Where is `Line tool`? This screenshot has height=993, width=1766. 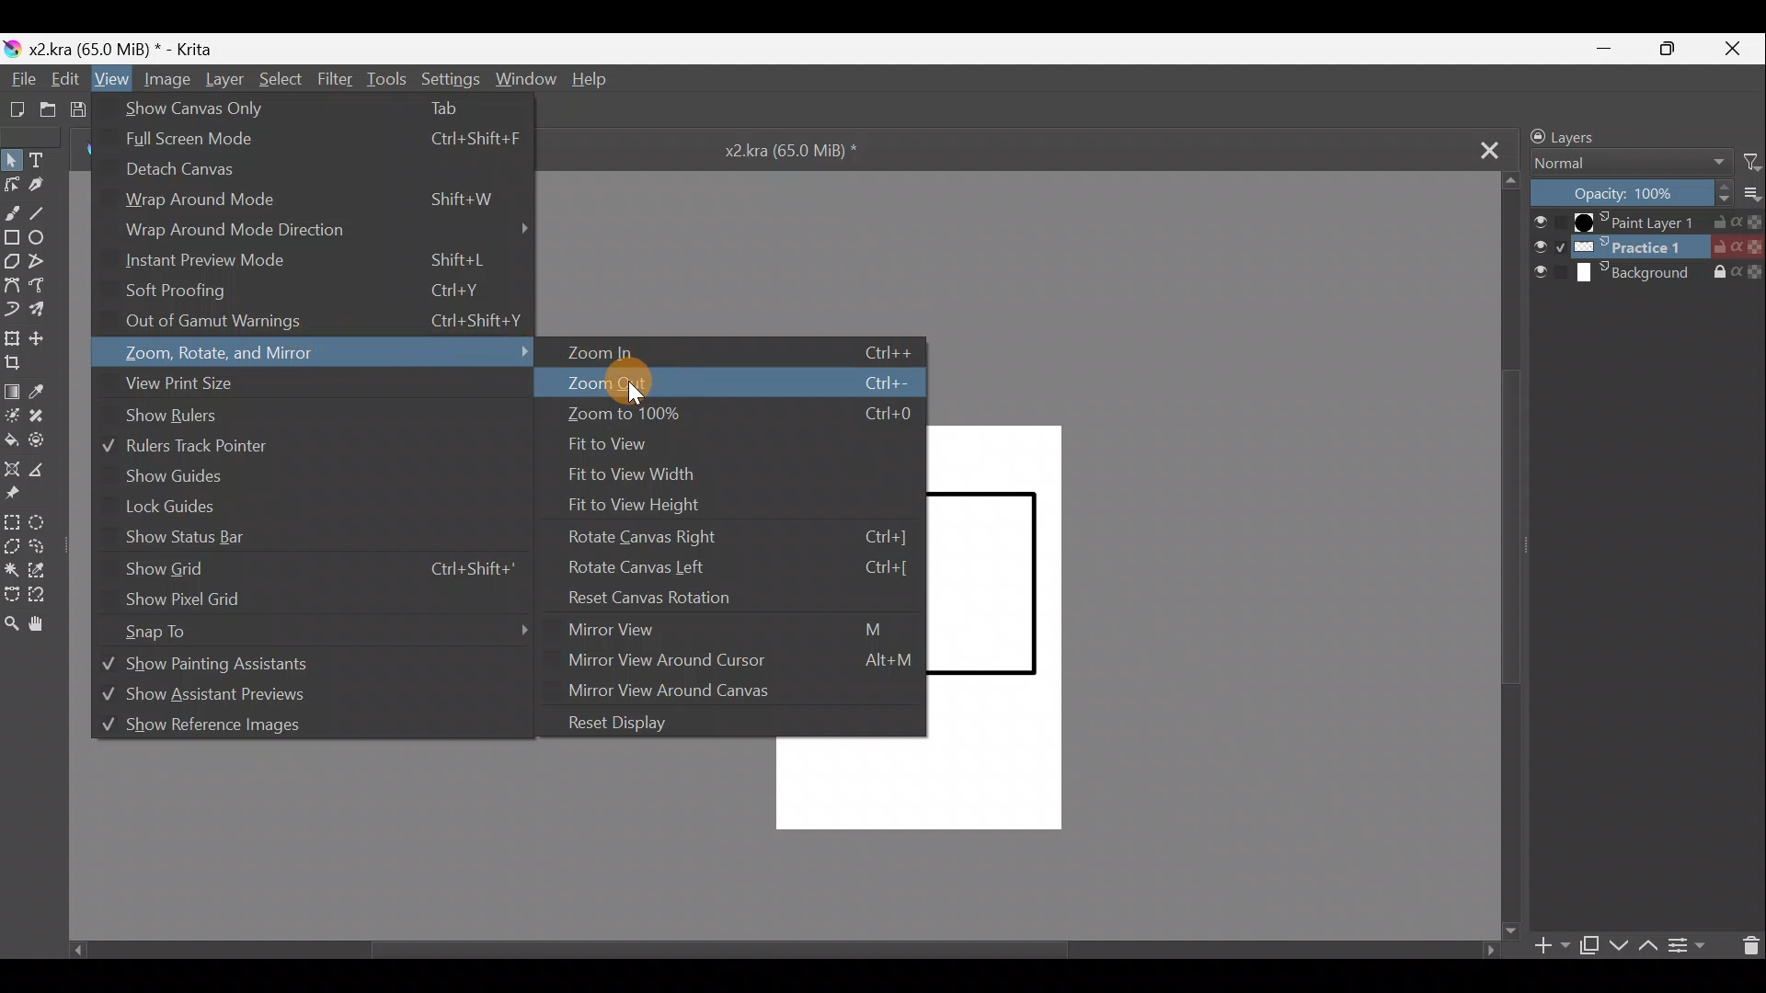
Line tool is located at coordinates (46, 211).